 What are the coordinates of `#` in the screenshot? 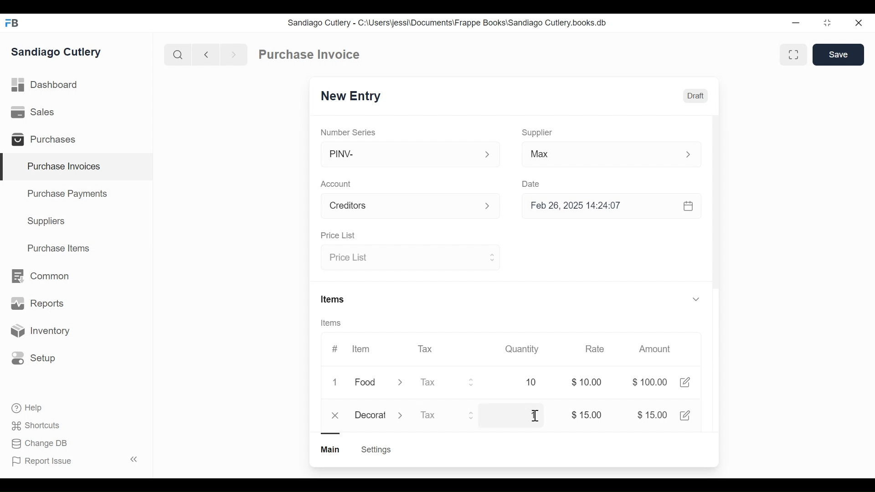 It's located at (335, 348).